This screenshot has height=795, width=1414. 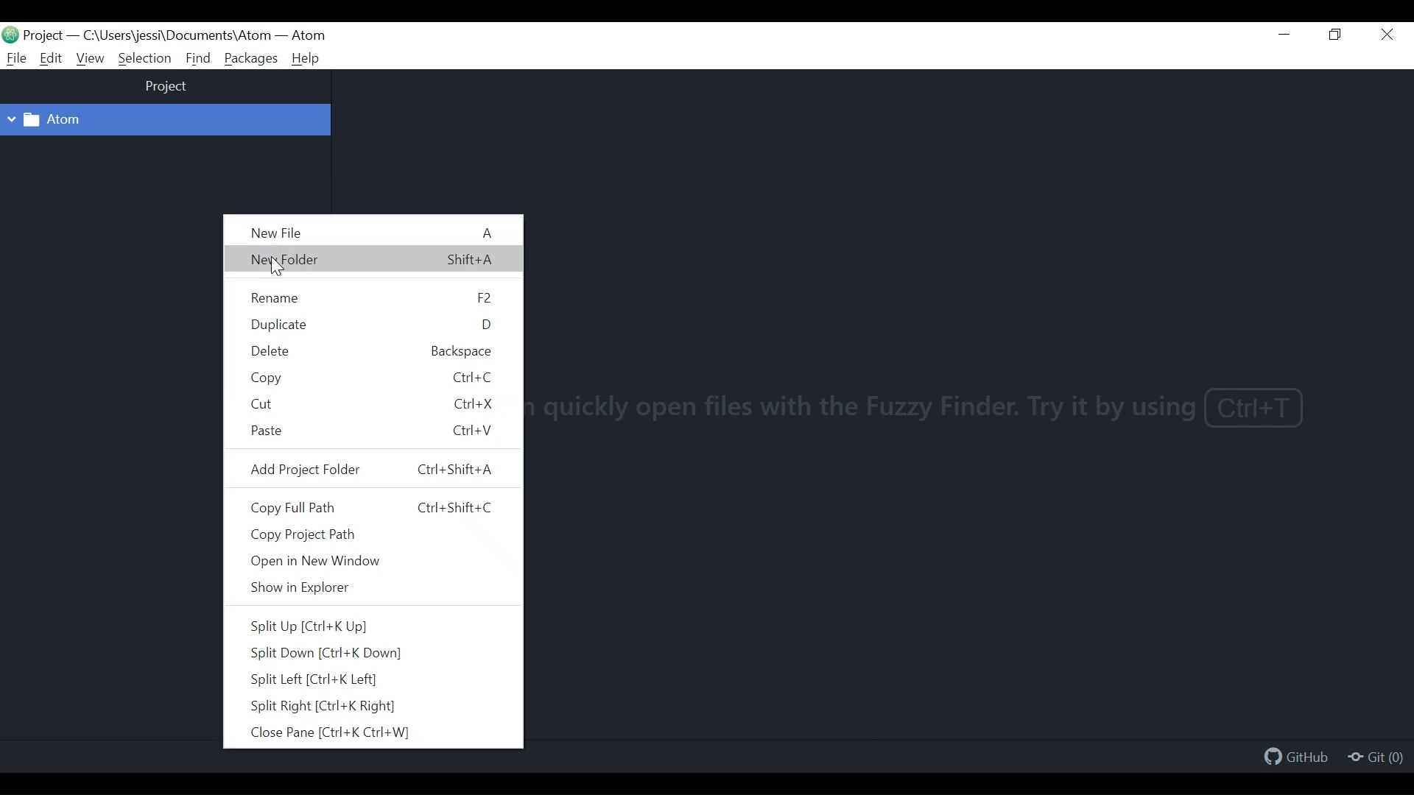 What do you see at coordinates (14, 58) in the screenshot?
I see `File` at bounding box center [14, 58].